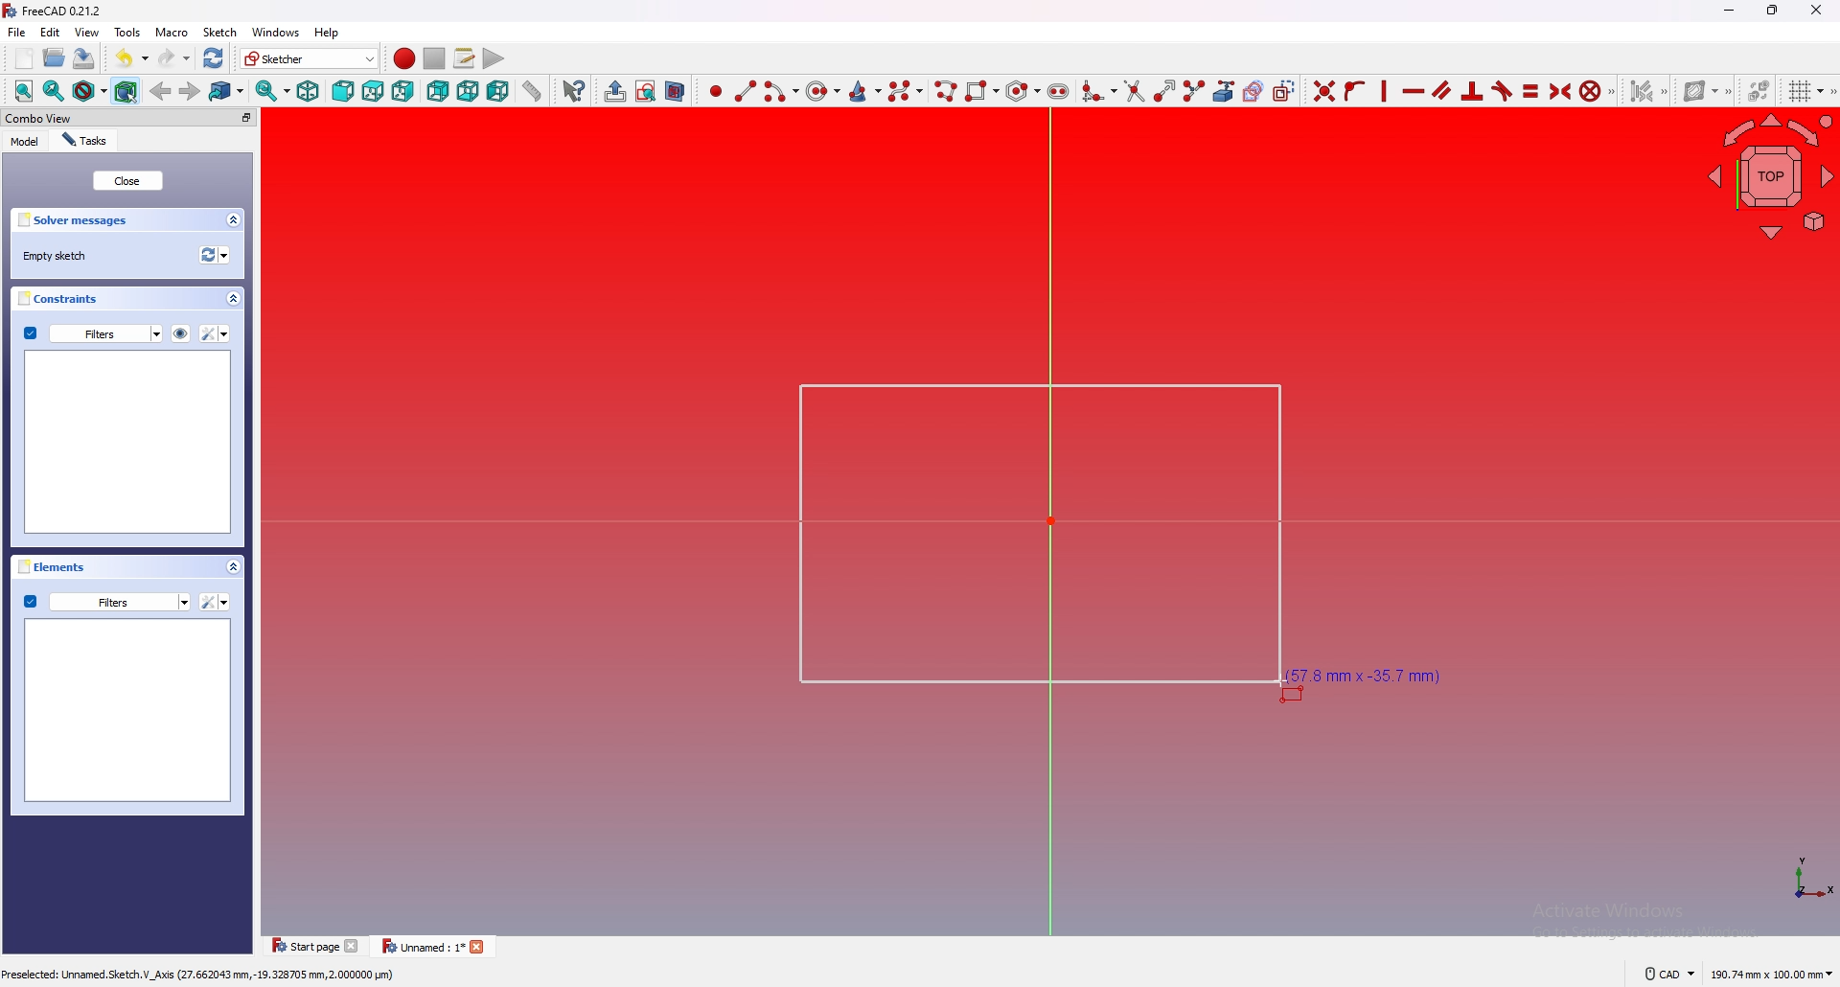 This screenshot has width=1840, height=987. I want to click on close, so click(1812, 11).